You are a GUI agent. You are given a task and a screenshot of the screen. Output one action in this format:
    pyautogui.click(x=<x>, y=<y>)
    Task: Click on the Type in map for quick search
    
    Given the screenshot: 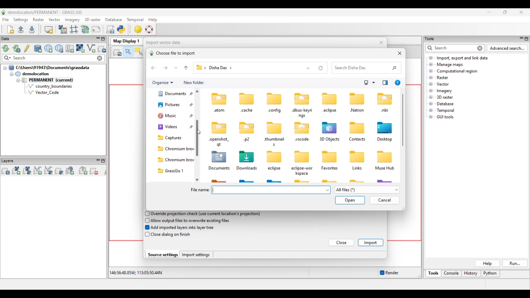 What is the action you would take?
    pyautogui.click(x=54, y=58)
    